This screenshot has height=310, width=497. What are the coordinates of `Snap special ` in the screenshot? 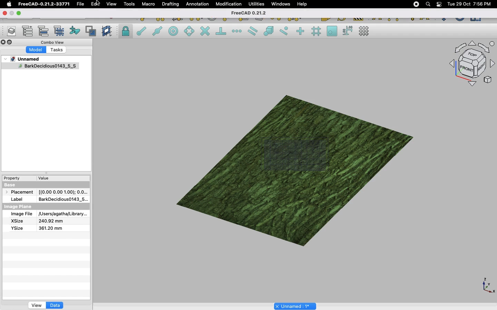 It's located at (270, 32).